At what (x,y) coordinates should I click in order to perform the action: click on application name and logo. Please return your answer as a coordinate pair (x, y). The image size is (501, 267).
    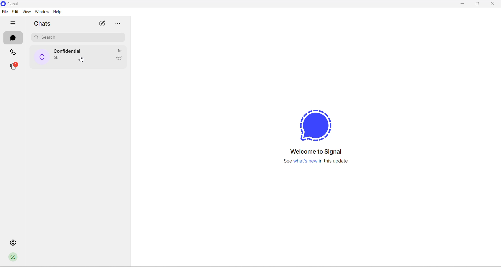
    Looking at the image, I should click on (32, 4).